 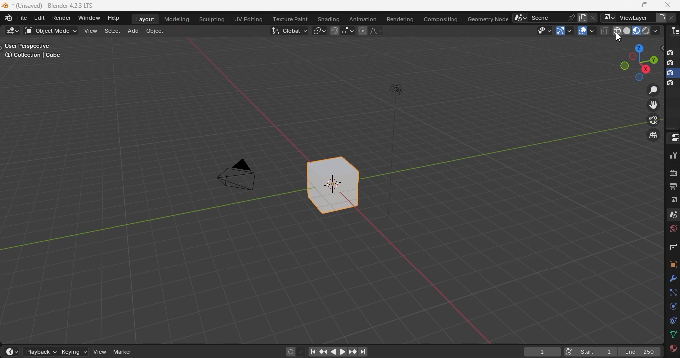 I want to click on use preview range, so click(x=568, y=350).